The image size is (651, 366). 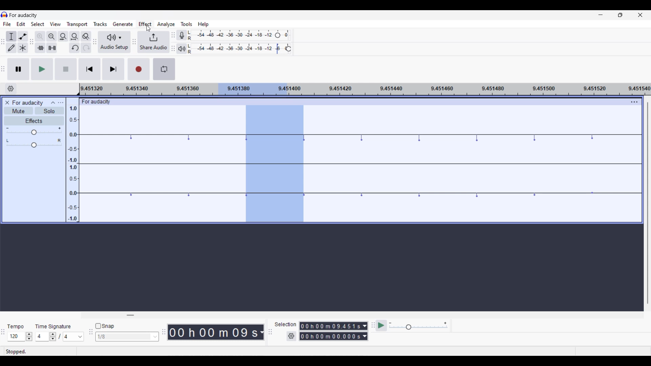 I want to click on Open menu, so click(x=61, y=103).